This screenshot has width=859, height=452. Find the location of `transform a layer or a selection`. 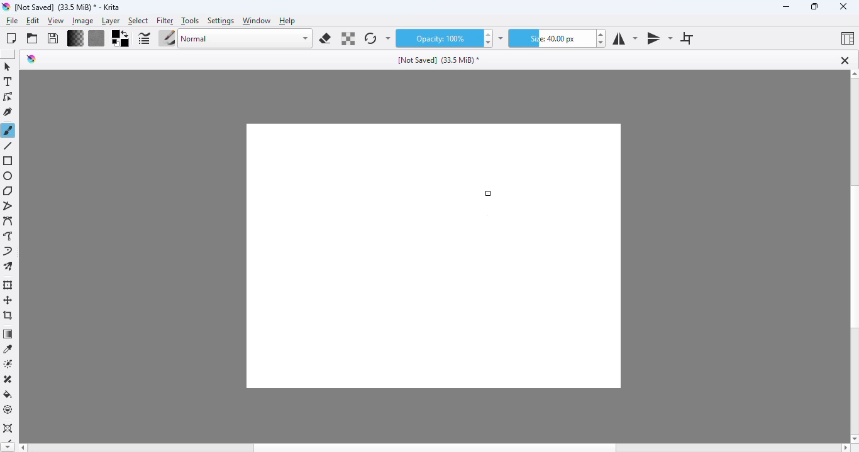

transform a layer or a selection is located at coordinates (8, 284).